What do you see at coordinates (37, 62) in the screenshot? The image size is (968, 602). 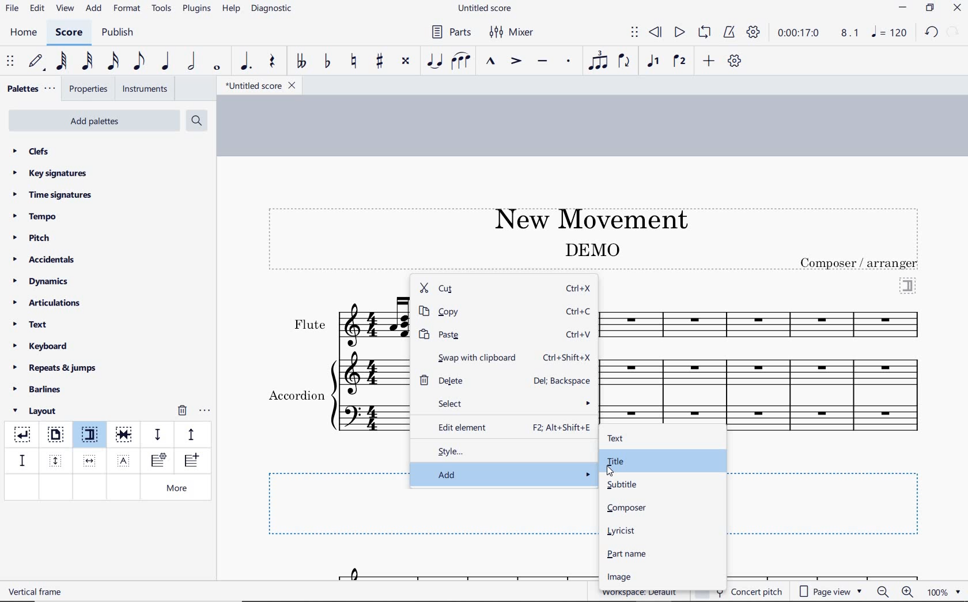 I see `default (step time)` at bounding box center [37, 62].